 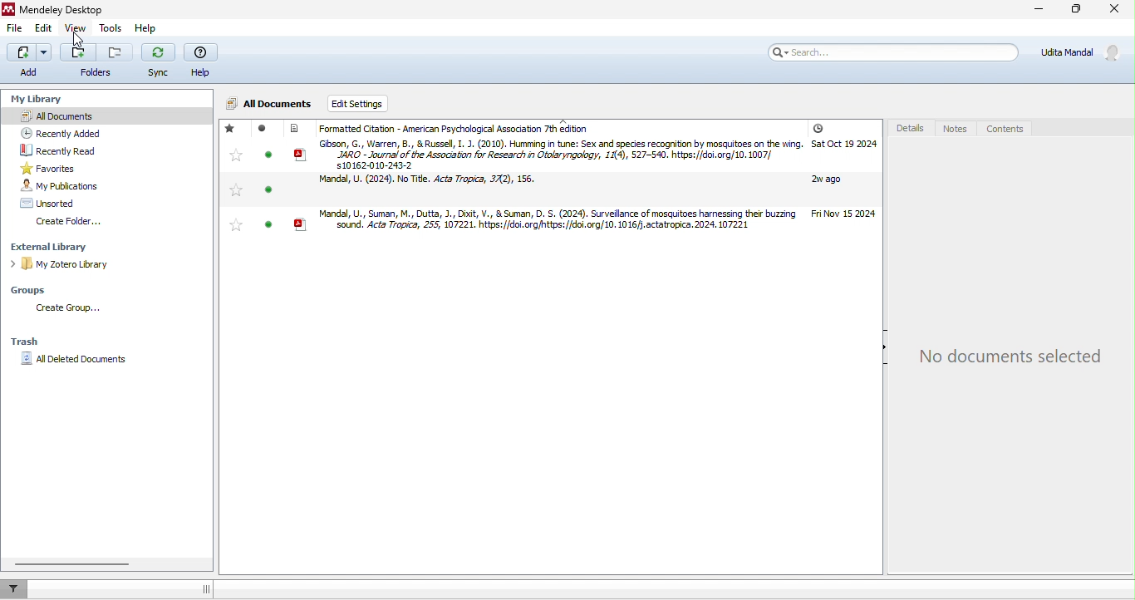 What do you see at coordinates (531, 181) in the screenshot?
I see `FUSISURPN SUN (ERG PUR RTUN Ss S—

Gbson, G., Warren, B., & Russel, 1. 3. (2010). Humming in tune: Sex and speces recognition by moscutoes on the wing.
JARO - Journal of the Assoc bon for Research in Otolaryngology, 119), 527-540. hitps: jdolorg/10. 1007]
5101620102432

Mandal, U. (2024). No Tie. Acta Tropica, 342), 156.

Mandal, U., Suman, M., Dutta, J., Dot, V., & Suman, D. S. (2024). Survedlance of mosquitoes hamessing ther buzzng
‘sound. Acta Tropica, 255, 107221. https: jdoi.org https: doi org/0. 1016) actatropsca. 2024, 107221` at bounding box center [531, 181].